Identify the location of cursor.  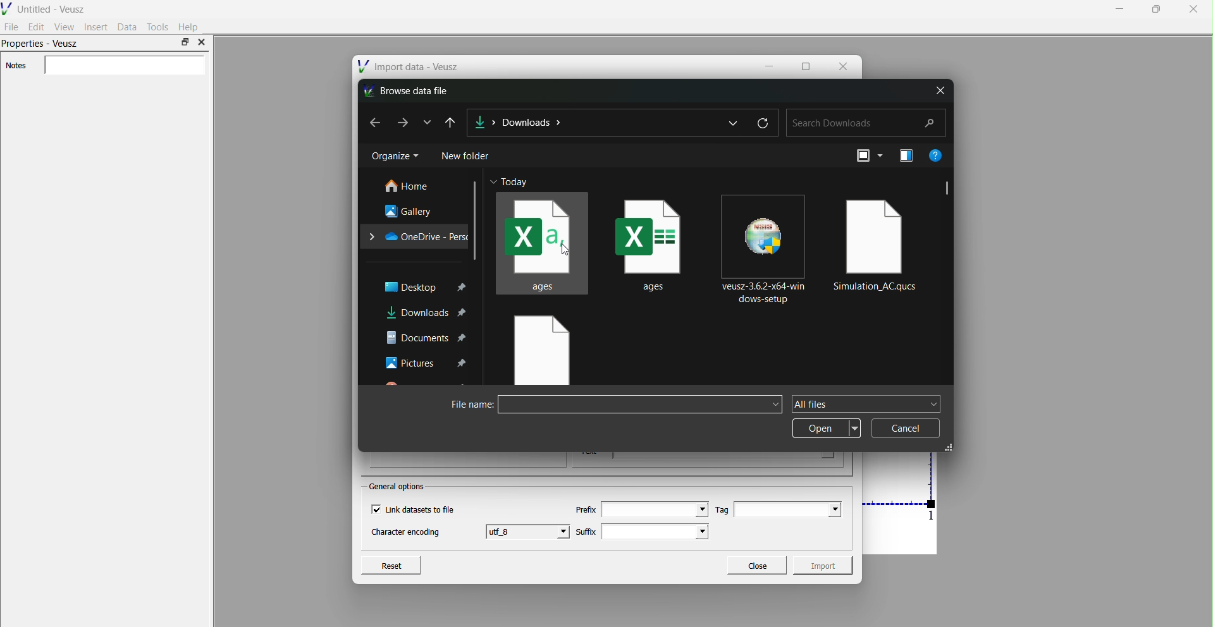
(568, 251).